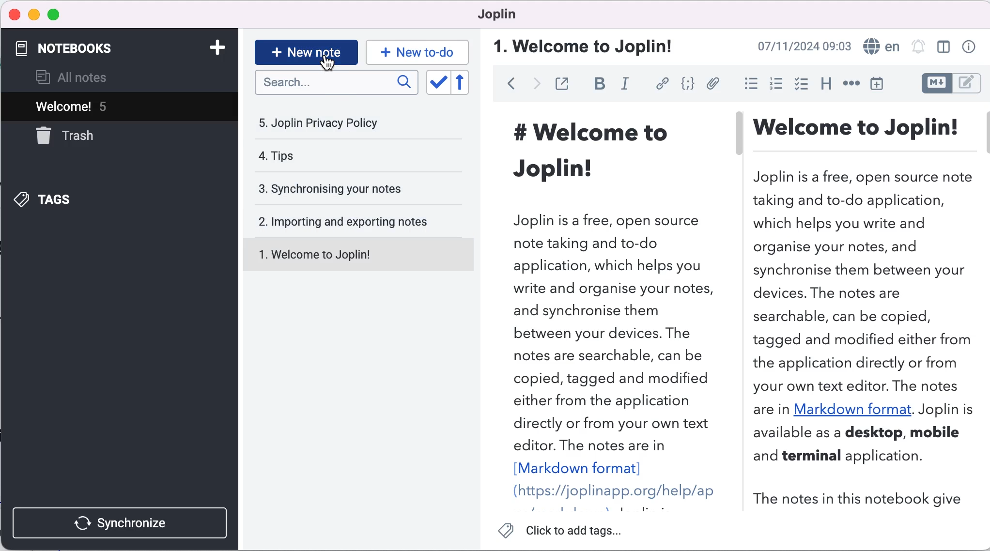  I want to click on joplin, so click(501, 17).